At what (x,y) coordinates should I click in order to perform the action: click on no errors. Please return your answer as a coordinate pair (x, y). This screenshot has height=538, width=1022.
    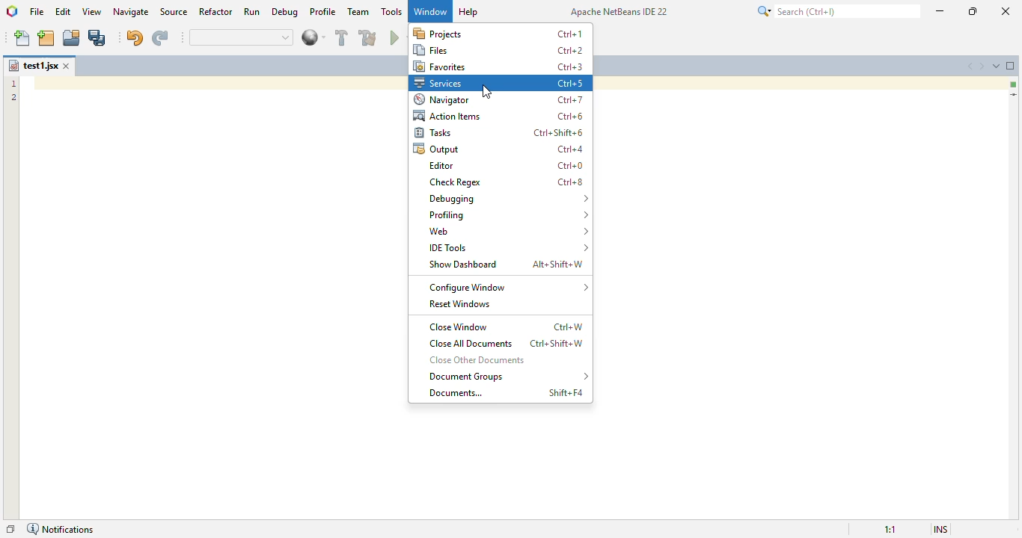
    Looking at the image, I should click on (1013, 84).